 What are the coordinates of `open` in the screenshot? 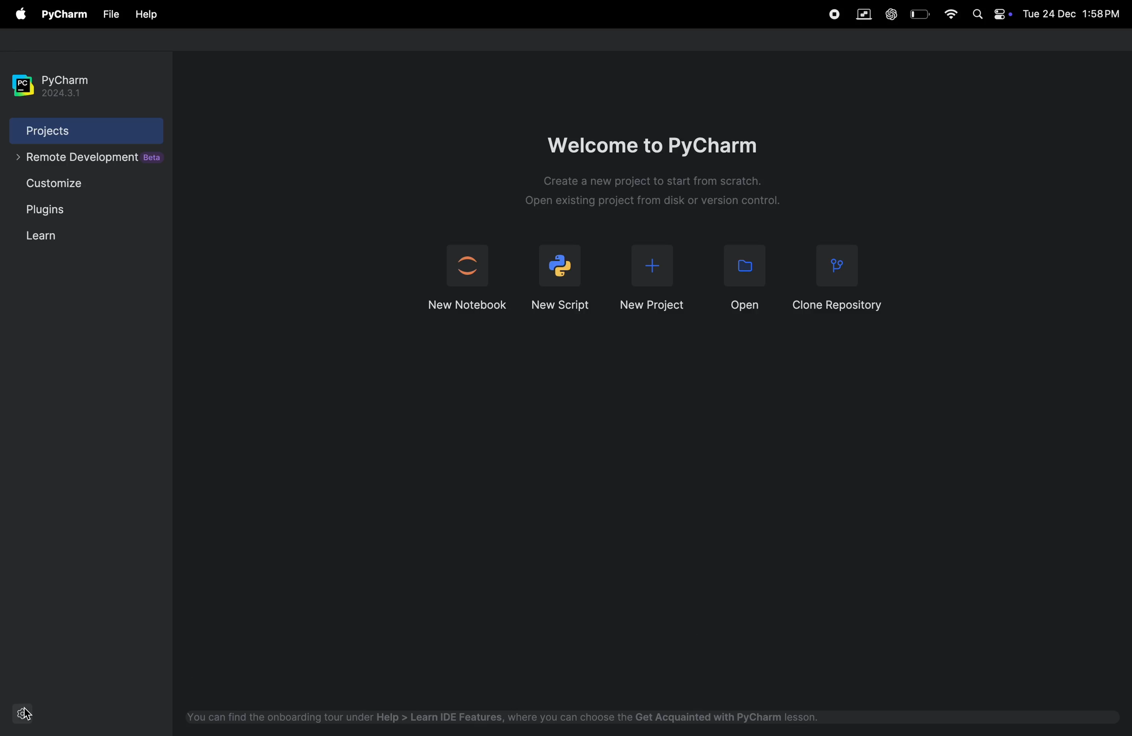 It's located at (739, 278).